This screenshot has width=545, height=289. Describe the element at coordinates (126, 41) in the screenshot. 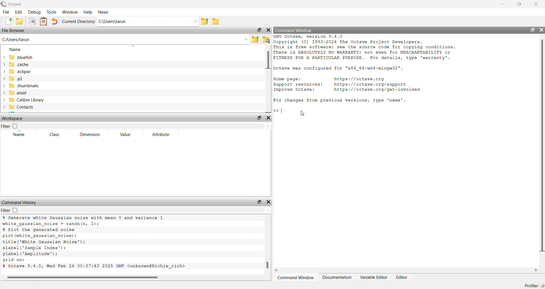

I see `C:/Users/tarun` at that location.